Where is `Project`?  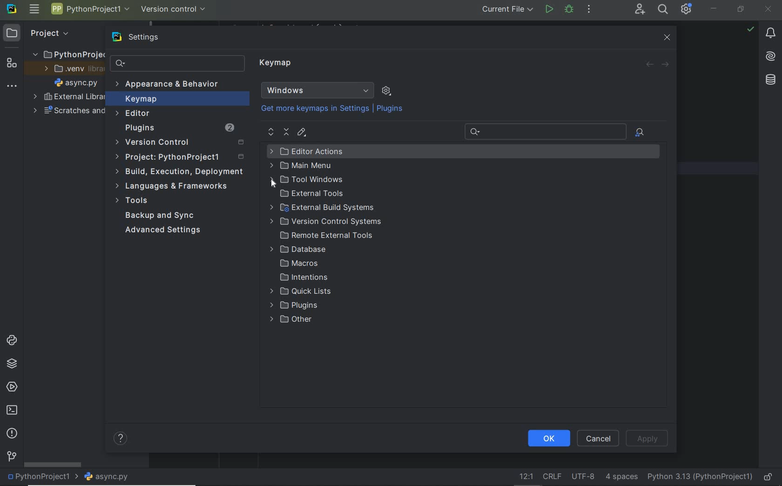 Project is located at coordinates (40, 33).